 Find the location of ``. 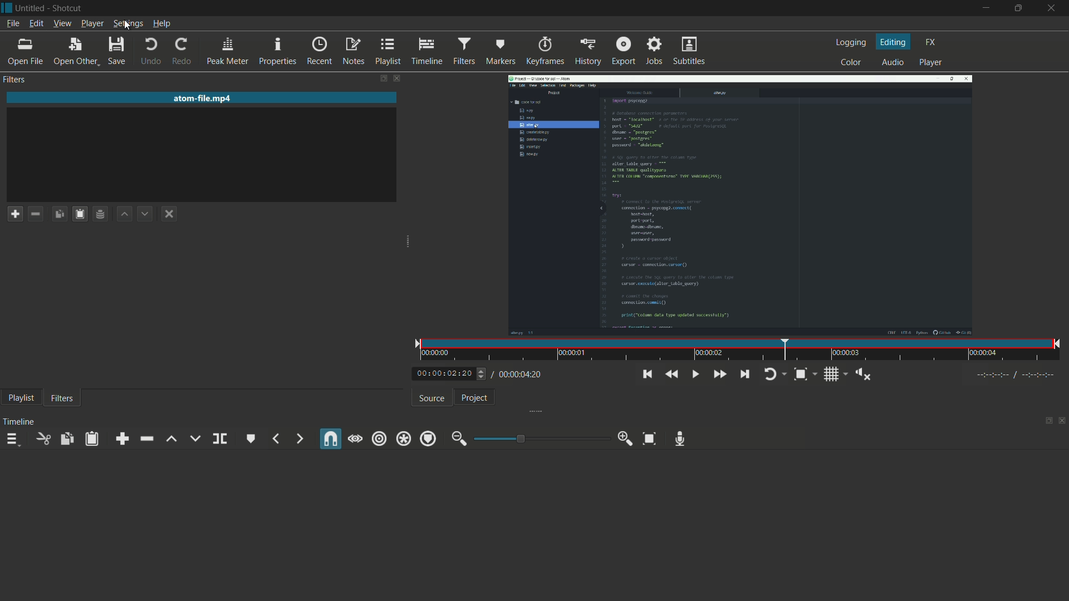

 is located at coordinates (1020, 375).